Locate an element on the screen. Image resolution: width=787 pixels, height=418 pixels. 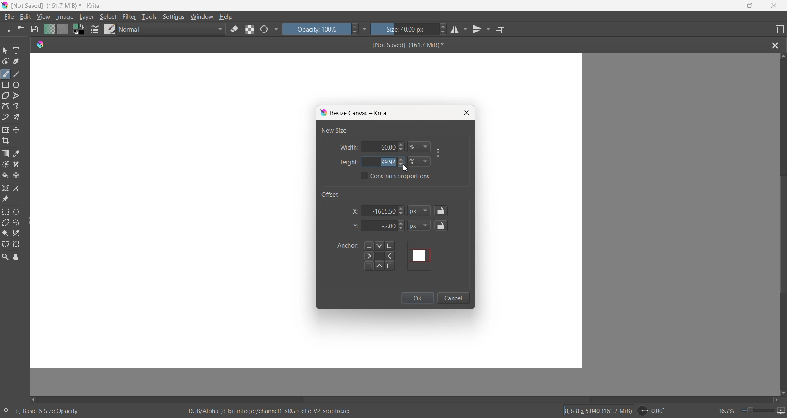
assistant tool is located at coordinates (7, 189).